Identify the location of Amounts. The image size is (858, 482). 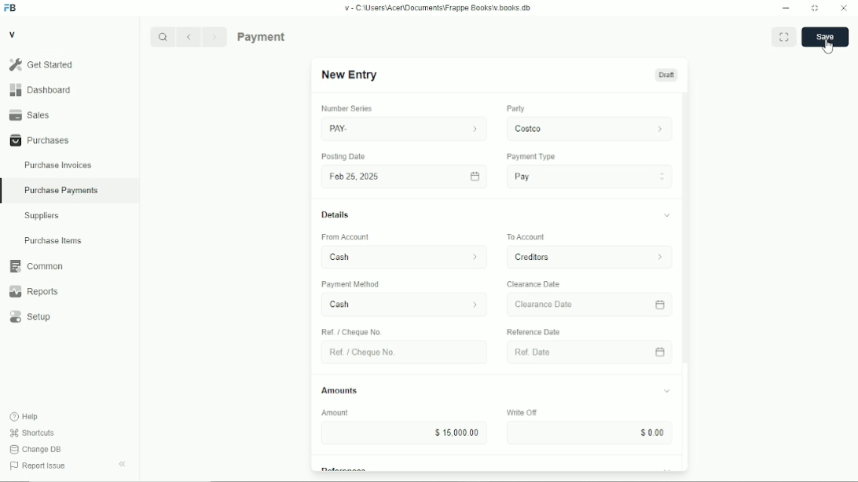
(339, 390).